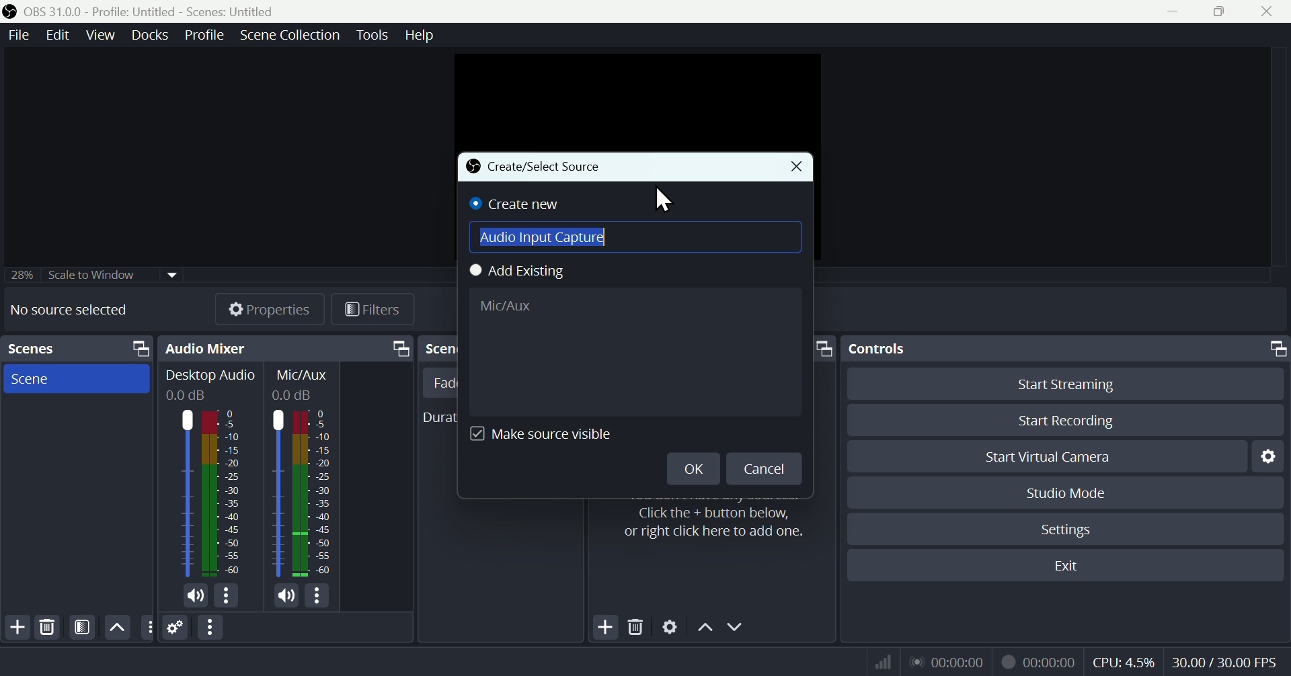 The width and height of the screenshot is (1291, 676). What do you see at coordinates (1067, 493) in the screenshot?
I see `Studio mode` at bounding box center [1067, 493].